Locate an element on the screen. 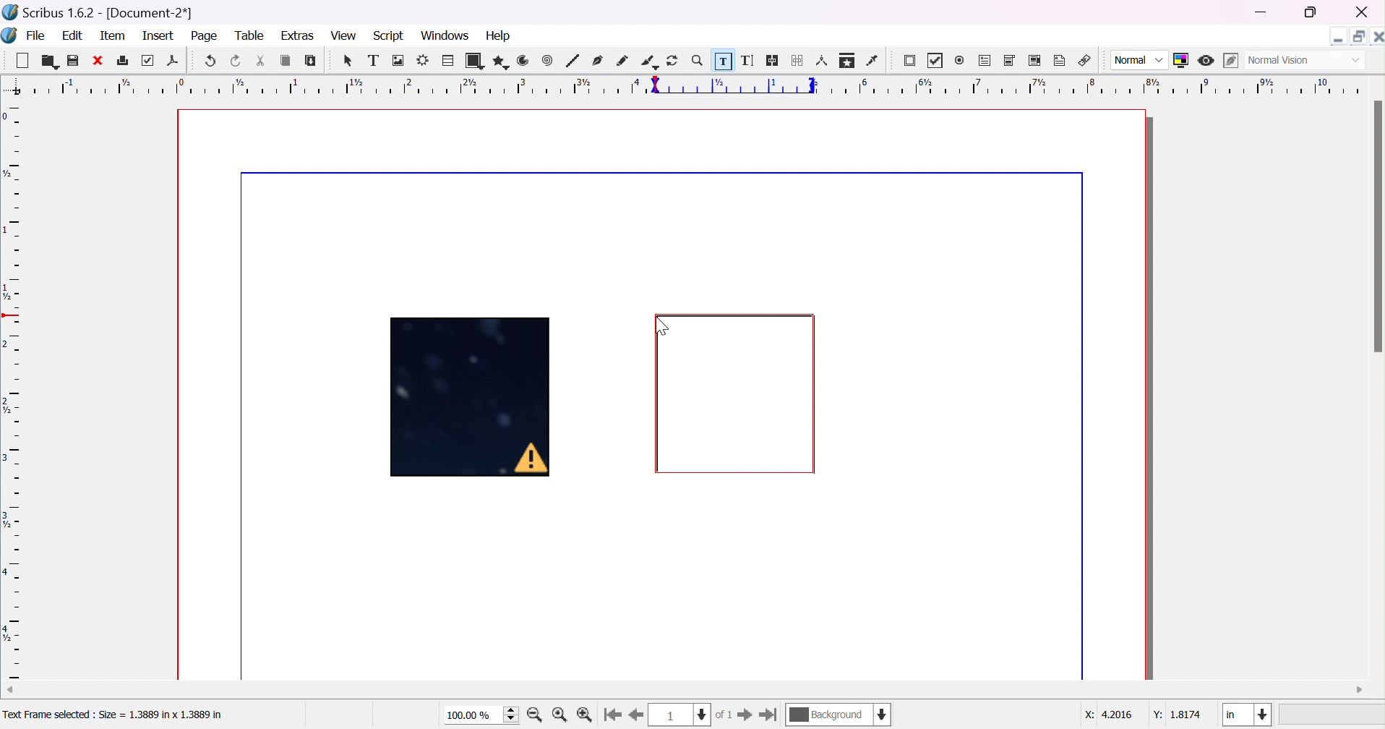  preview mode is located at coordinates (1208, 61).